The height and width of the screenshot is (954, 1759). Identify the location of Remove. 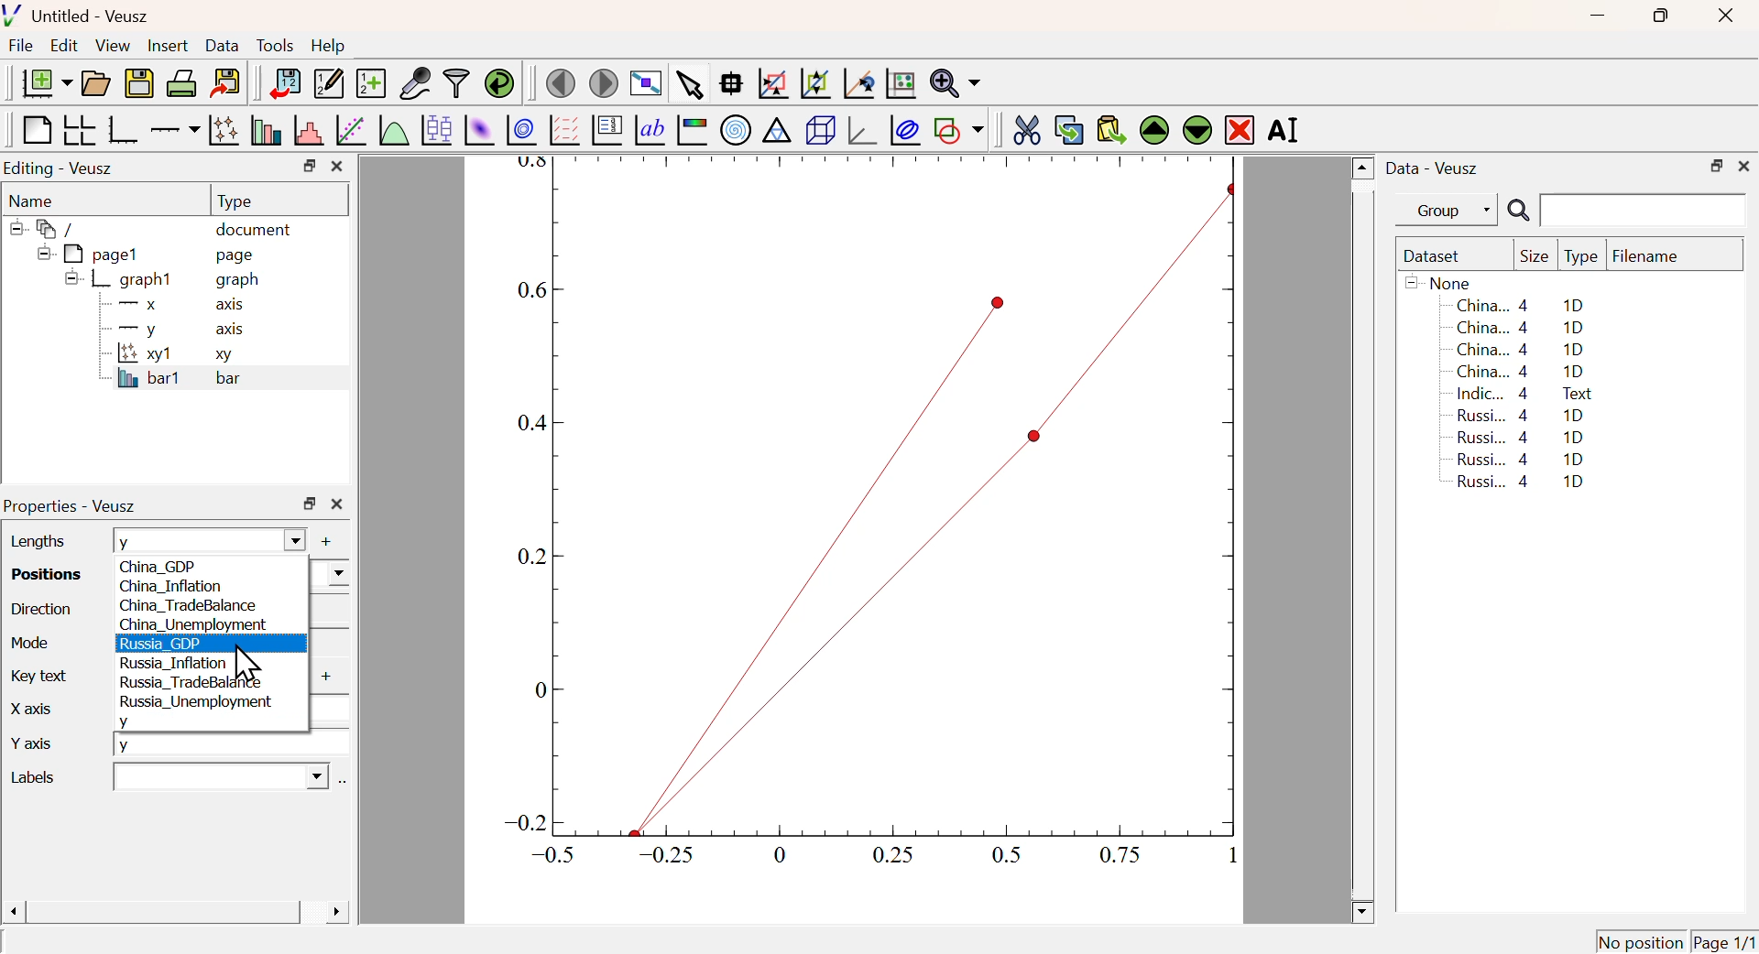
(1240, 131).